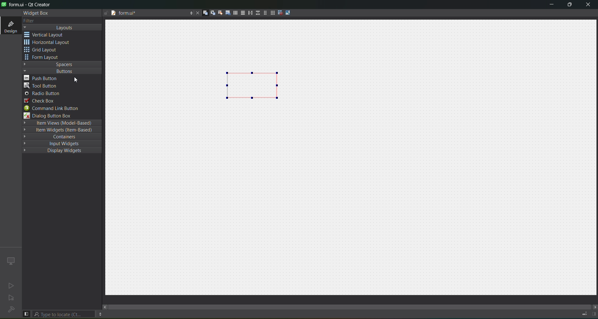  Describe the element at coordinates (228, 14) in the screenshot. I see `edit tab` at that location.